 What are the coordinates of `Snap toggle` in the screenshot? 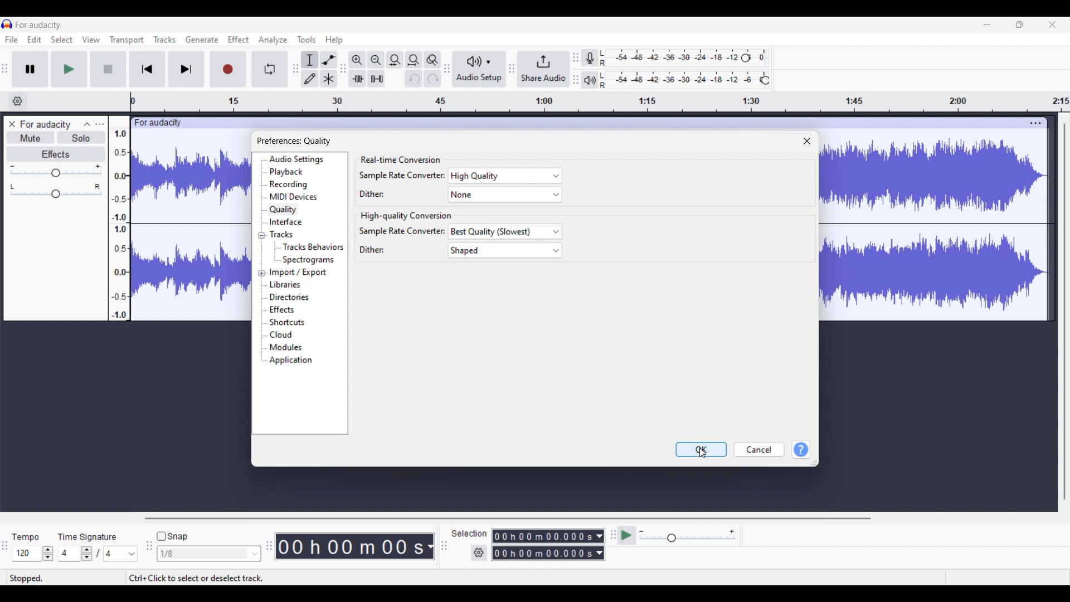 It's located at (174, 536).